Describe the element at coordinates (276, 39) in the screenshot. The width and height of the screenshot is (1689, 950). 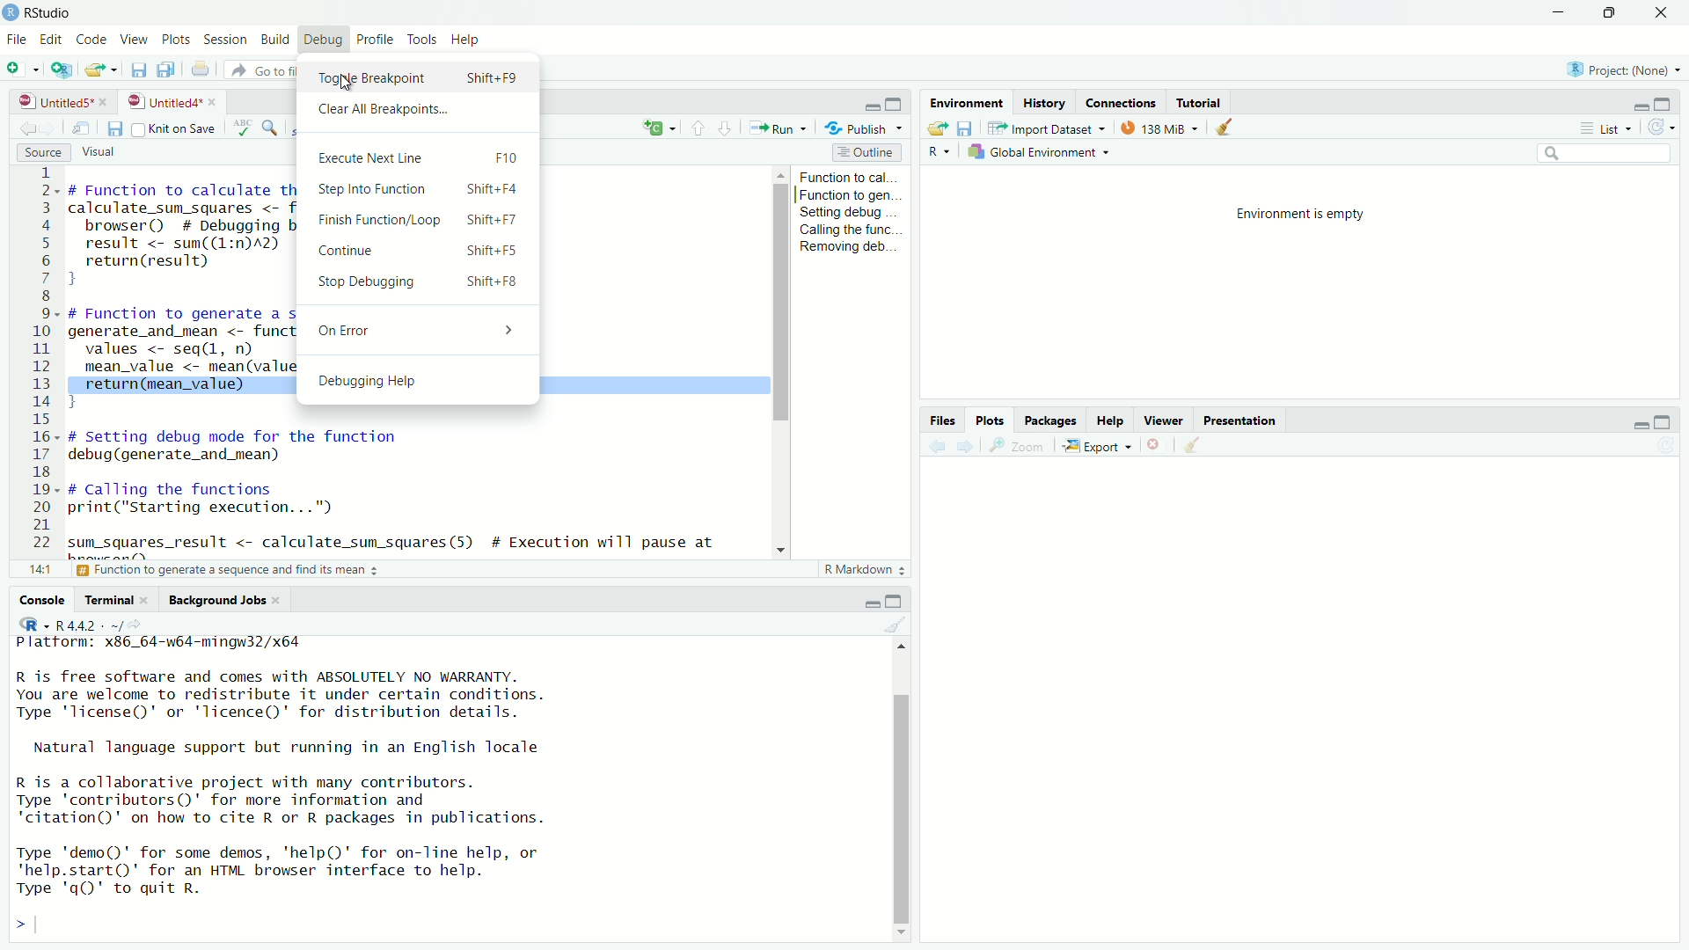
I see `build` at that location.